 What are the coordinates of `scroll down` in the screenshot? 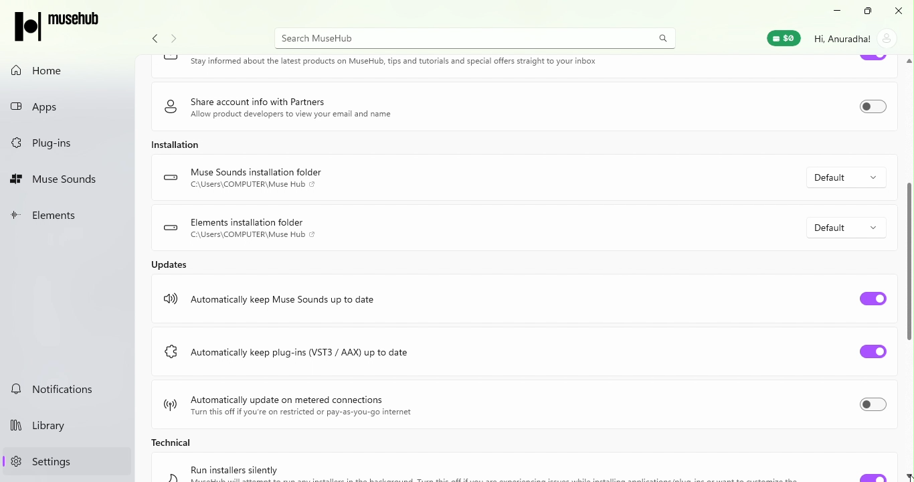 It's located at (908, 475).